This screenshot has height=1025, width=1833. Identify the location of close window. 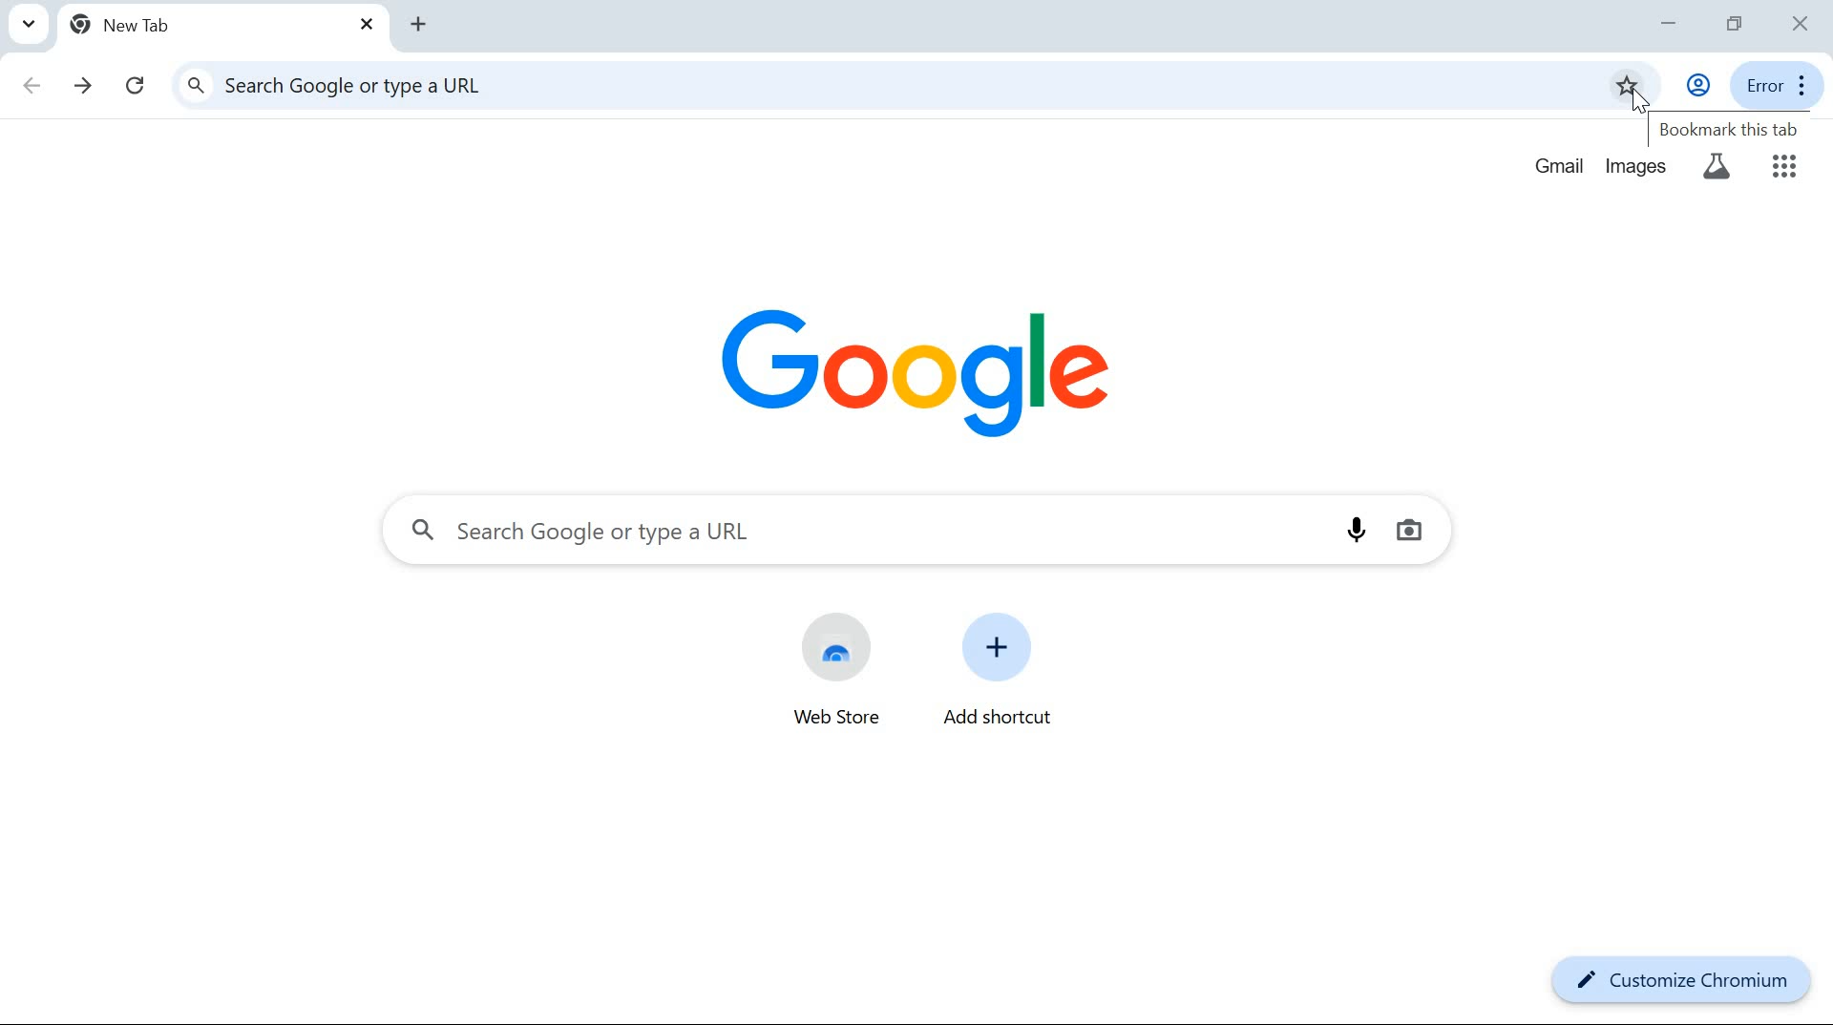
(1801, 24).